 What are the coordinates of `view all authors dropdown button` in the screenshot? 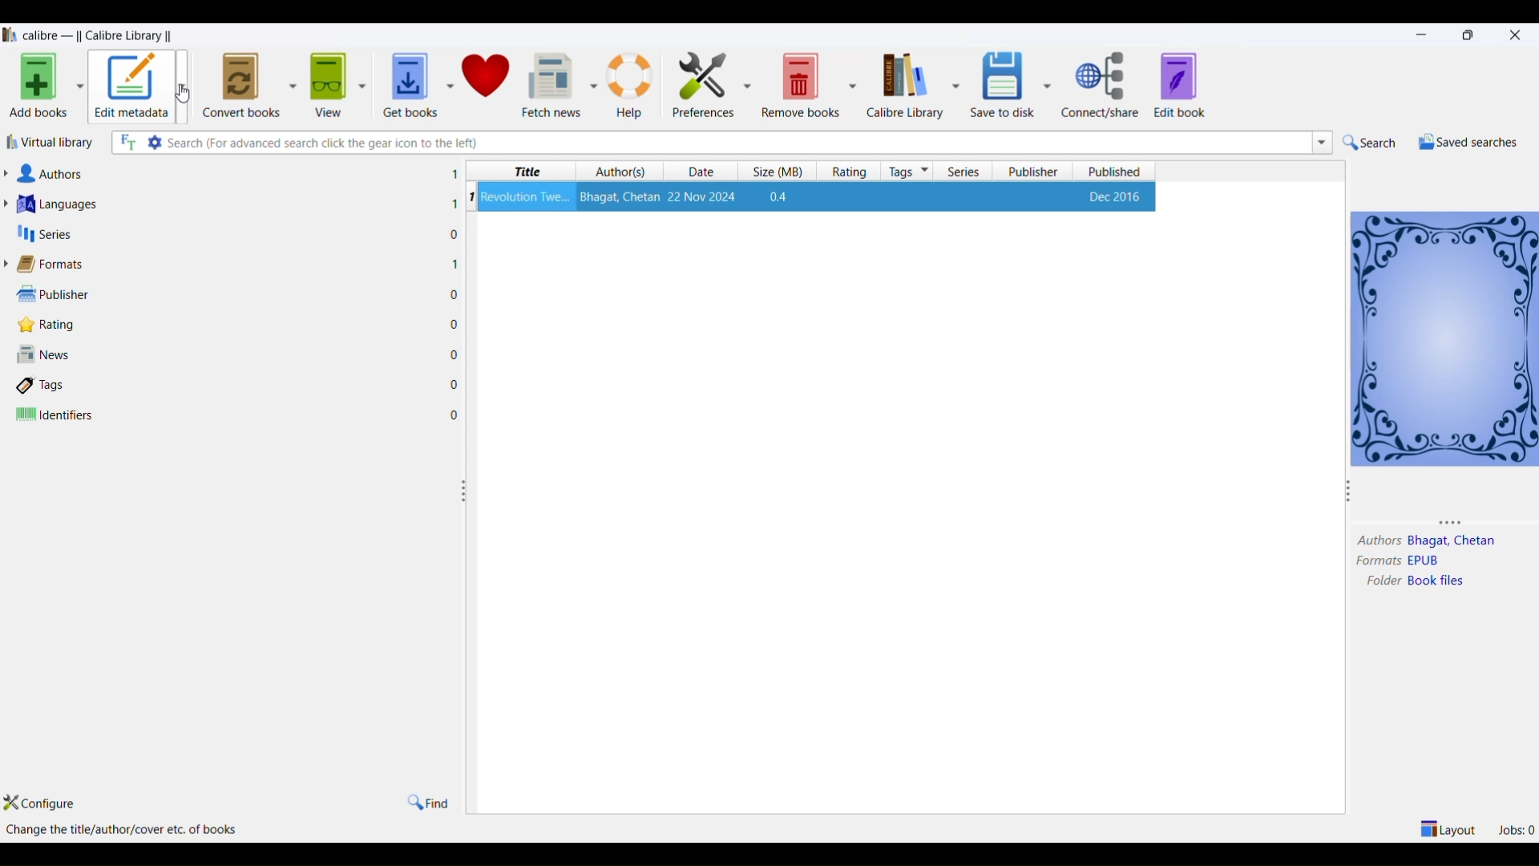 It's located at (10, 173).